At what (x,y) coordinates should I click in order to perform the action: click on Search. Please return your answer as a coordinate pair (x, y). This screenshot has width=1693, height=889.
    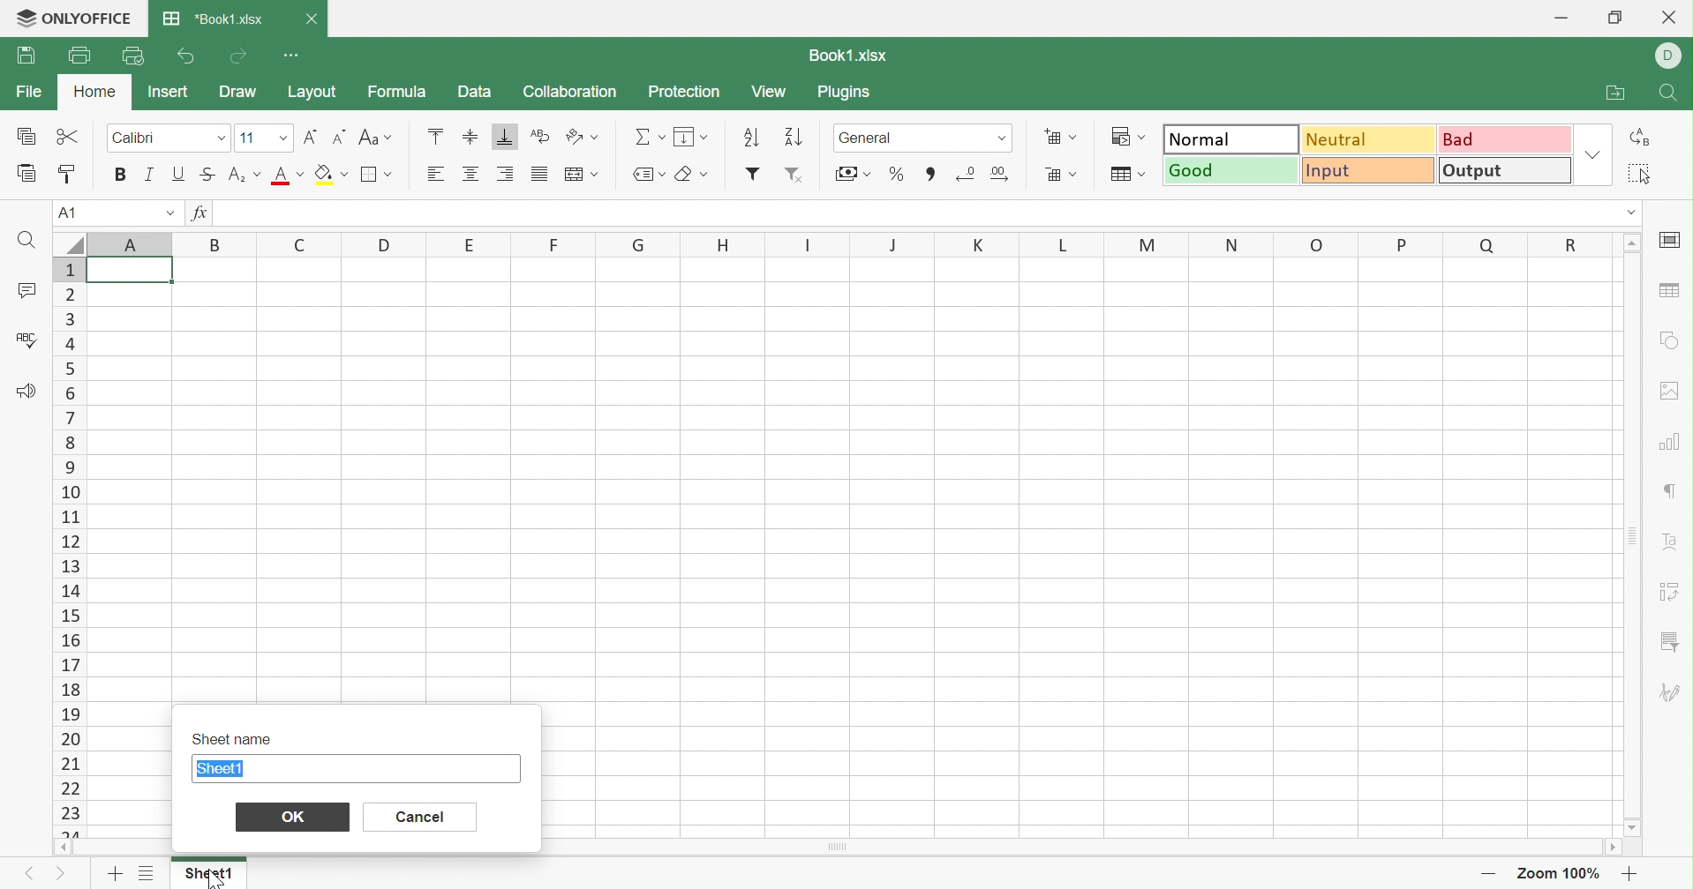
    Looking at the image, I should click on (1672, 92).